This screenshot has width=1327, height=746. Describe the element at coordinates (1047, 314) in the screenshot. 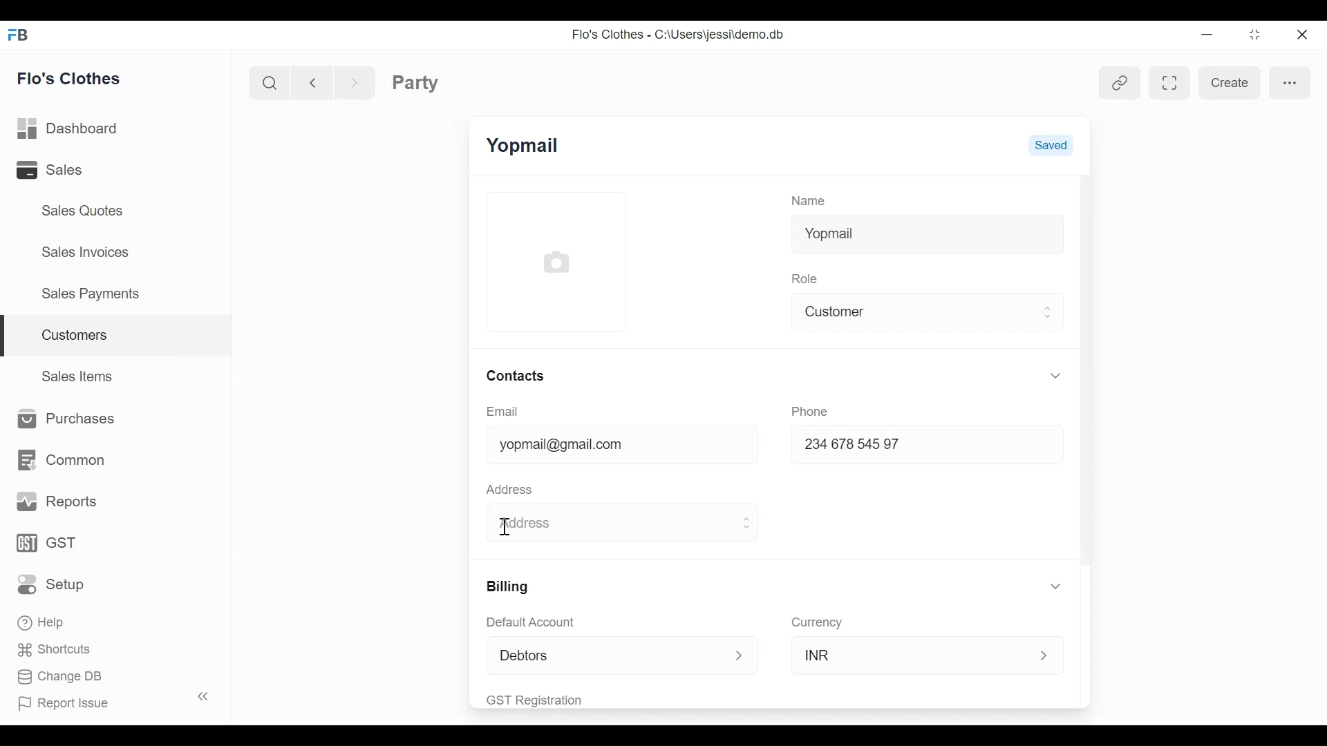

I see `Expand` at that location.